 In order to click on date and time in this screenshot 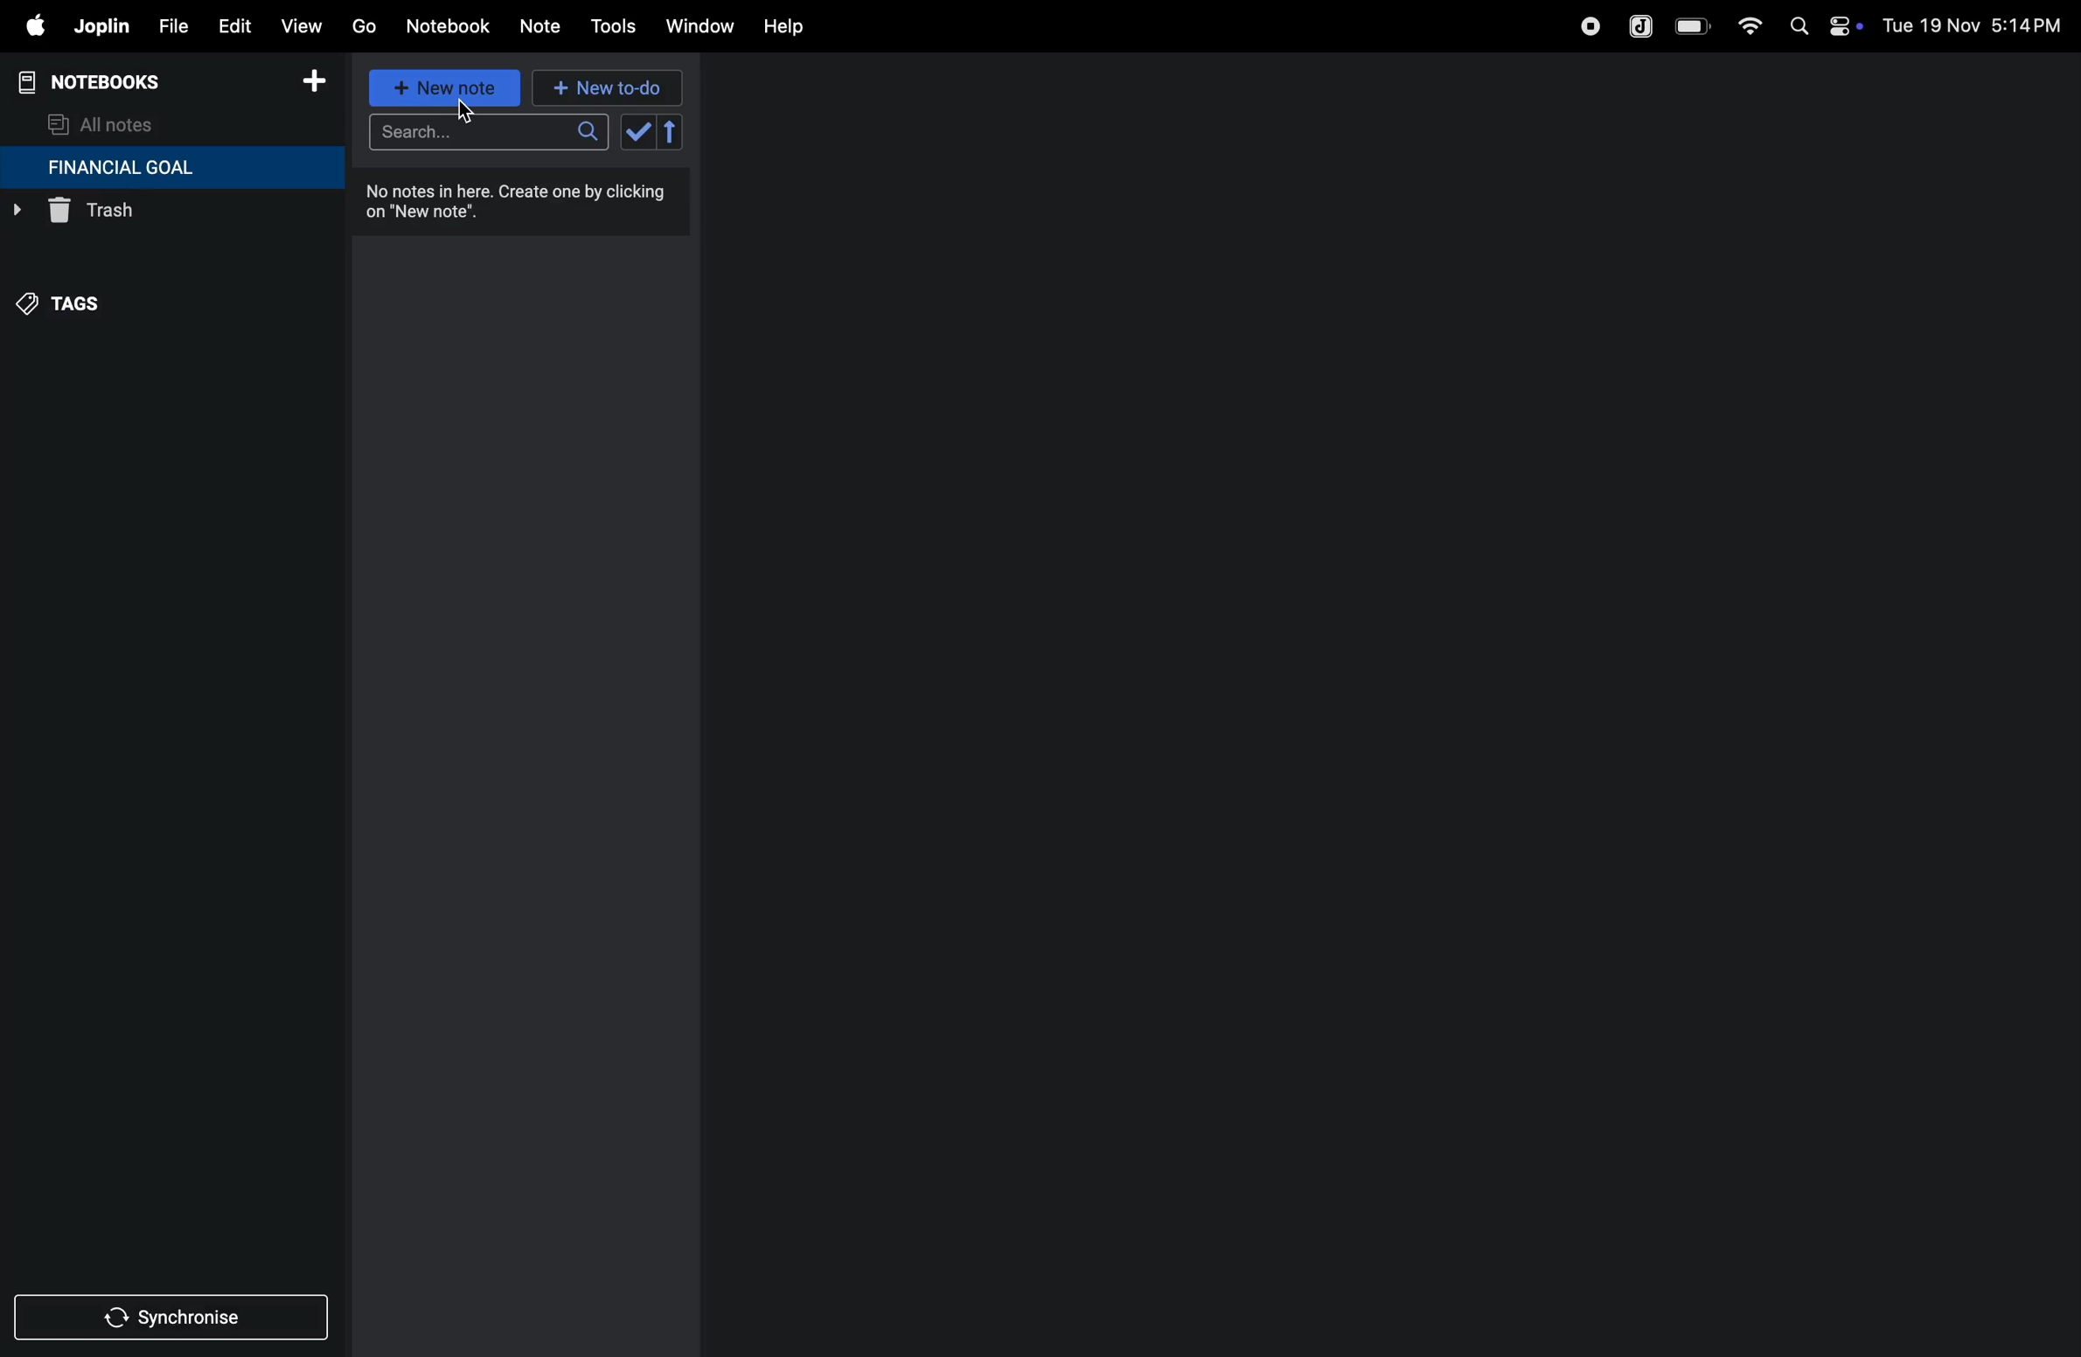, I will do `click(1978, 24)`.